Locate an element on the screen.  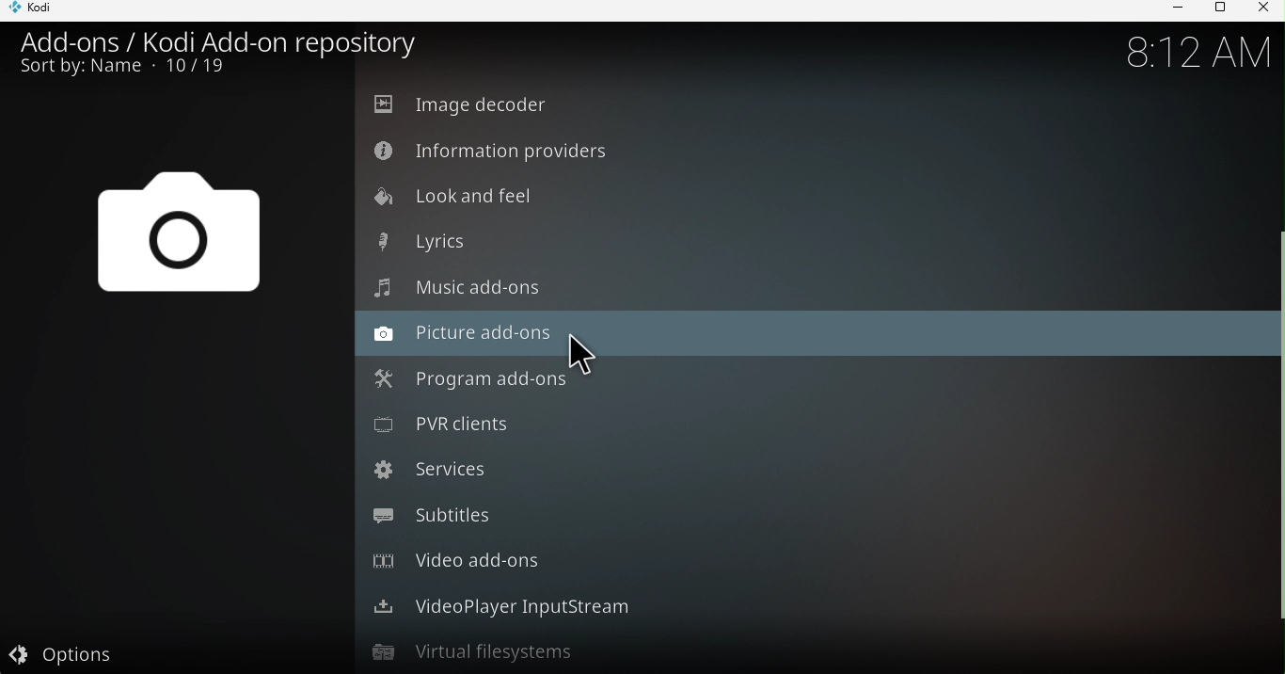
cursor is located at coordinates (581, 359).